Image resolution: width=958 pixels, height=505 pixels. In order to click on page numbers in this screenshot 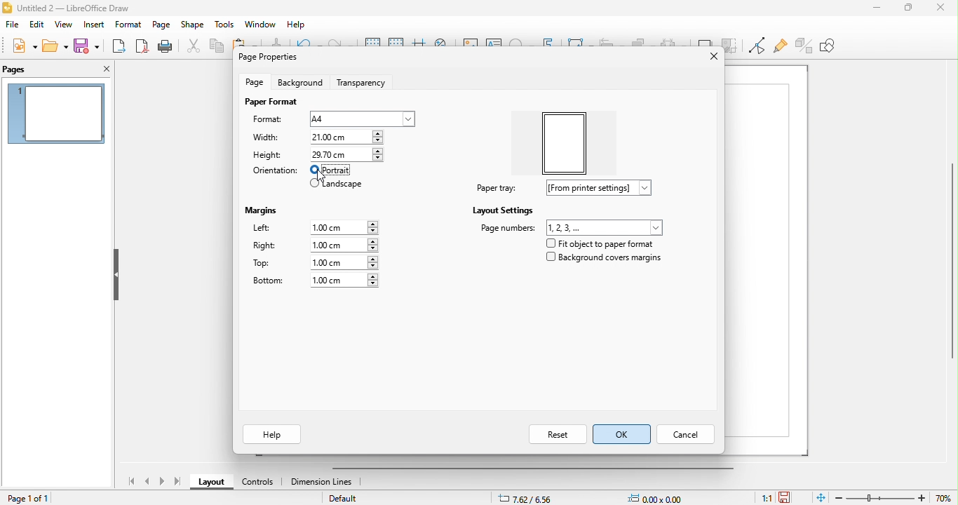, I will do `click(570, 228)`.